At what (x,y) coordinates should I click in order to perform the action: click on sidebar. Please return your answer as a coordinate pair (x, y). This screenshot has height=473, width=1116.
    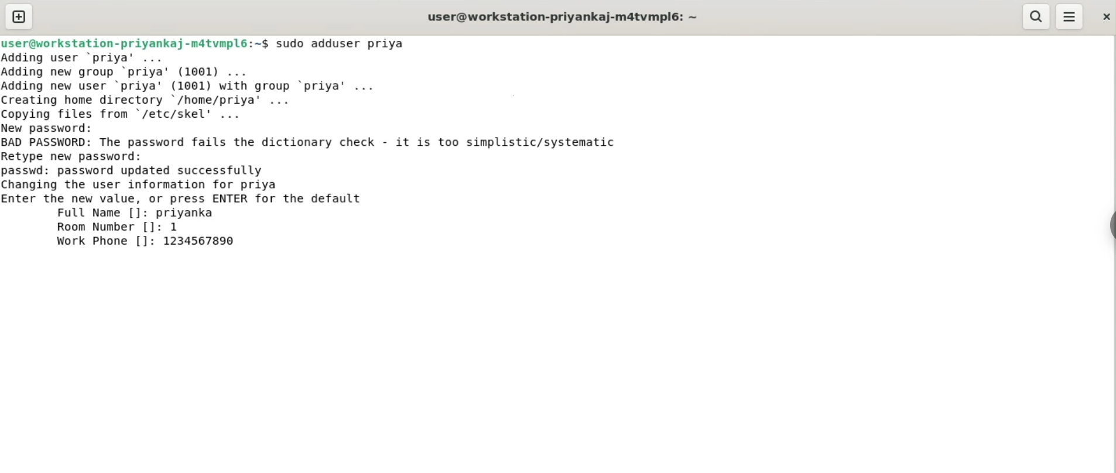
    Looking at the image, I should click on (1110, 226).